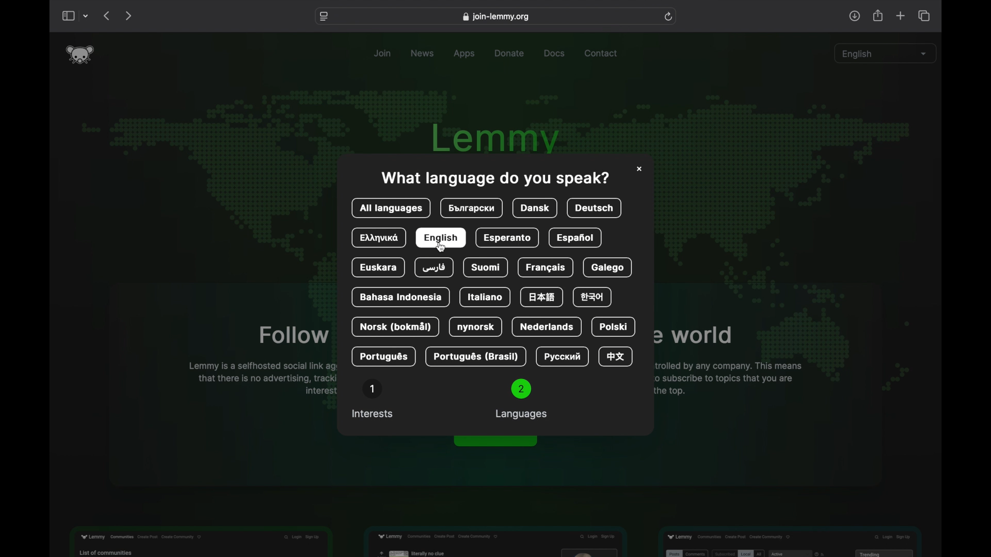  Describe the element at coordinates (106, 15) in the screenshot. I see `previous page` at that location.